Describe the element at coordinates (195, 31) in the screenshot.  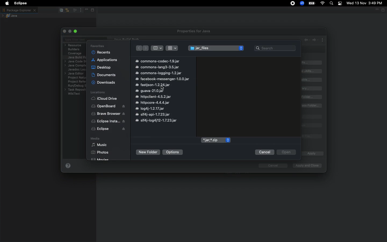
I see `Properties for java` at that location.